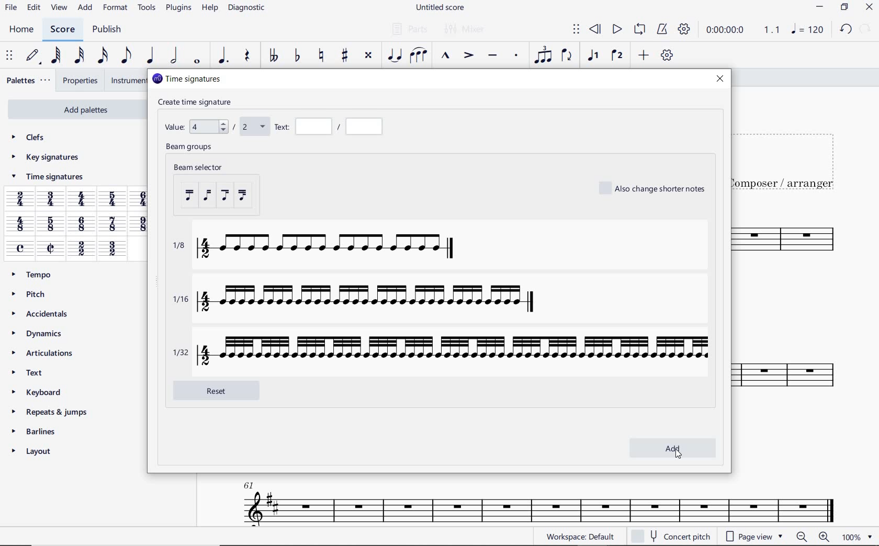 The height and width of the screenshot is (546, 879). Describe the element at coordinates (112, 225) in the screenshot. I see `7/8` at that location.